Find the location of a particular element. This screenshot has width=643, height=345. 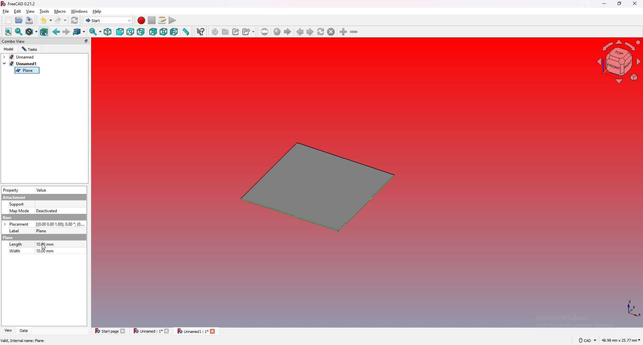

plane is located at coordinates (27, 71).